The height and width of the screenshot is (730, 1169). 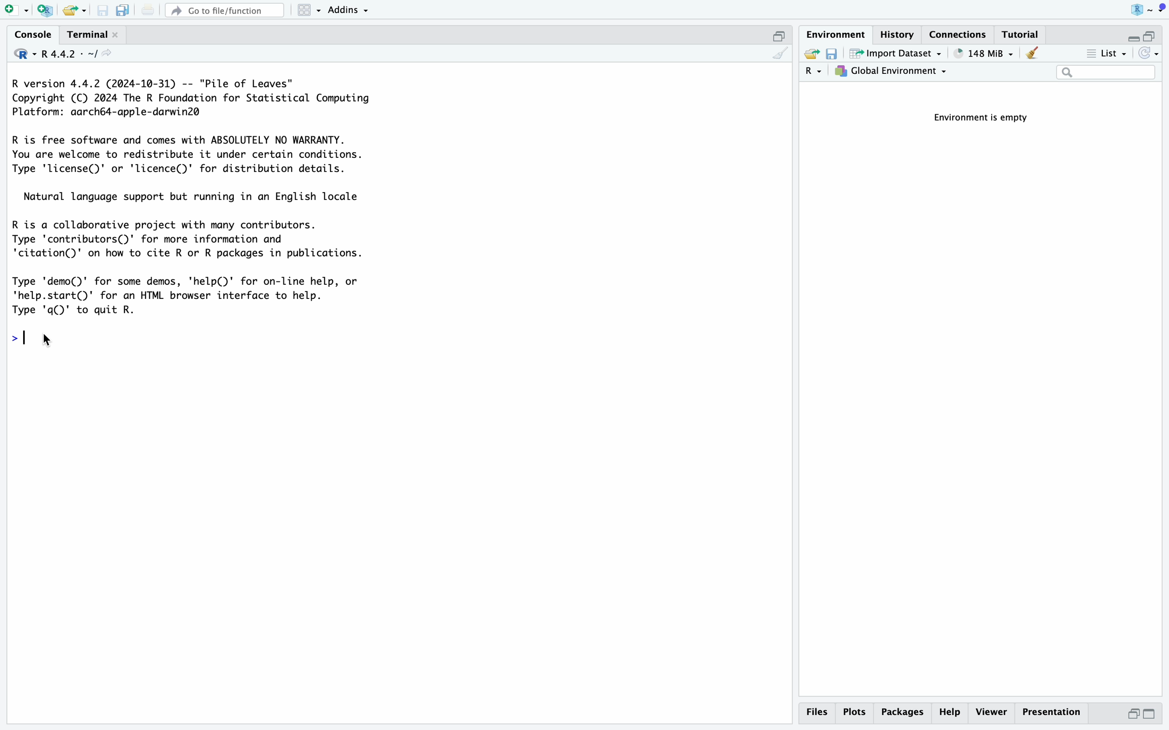 I want to click on terminal, so click(x=84, y=32).